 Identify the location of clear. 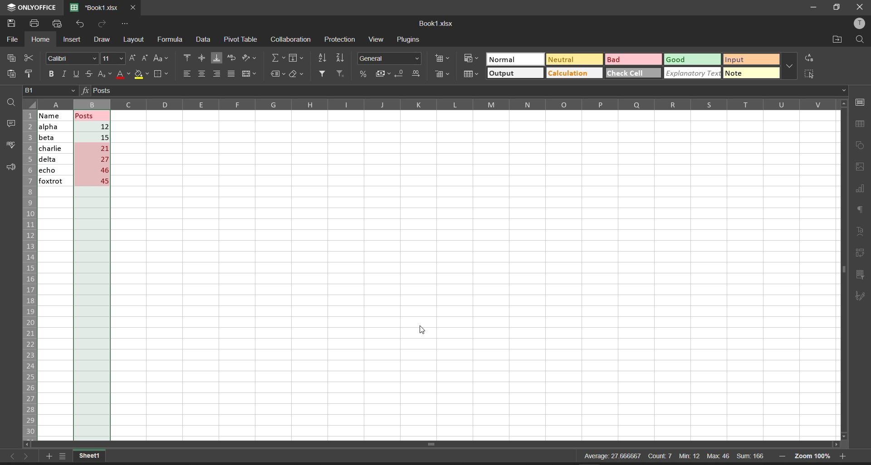
(298, 73).